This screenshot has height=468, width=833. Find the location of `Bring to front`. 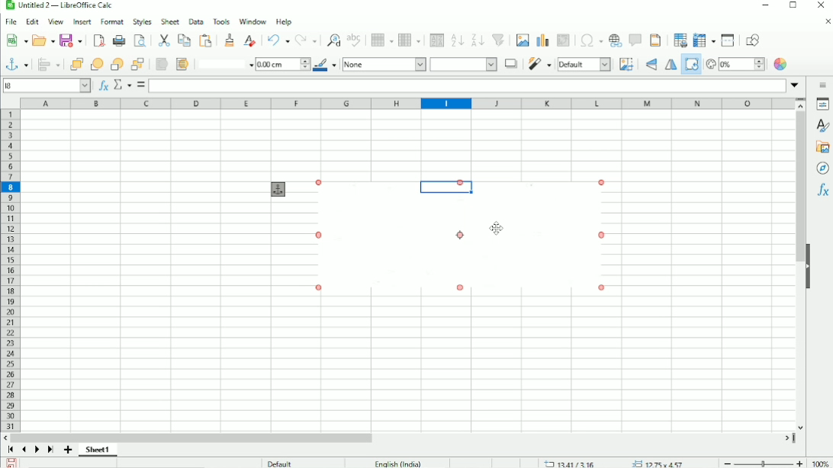

Bring to front is located at coordinates (73, 64).